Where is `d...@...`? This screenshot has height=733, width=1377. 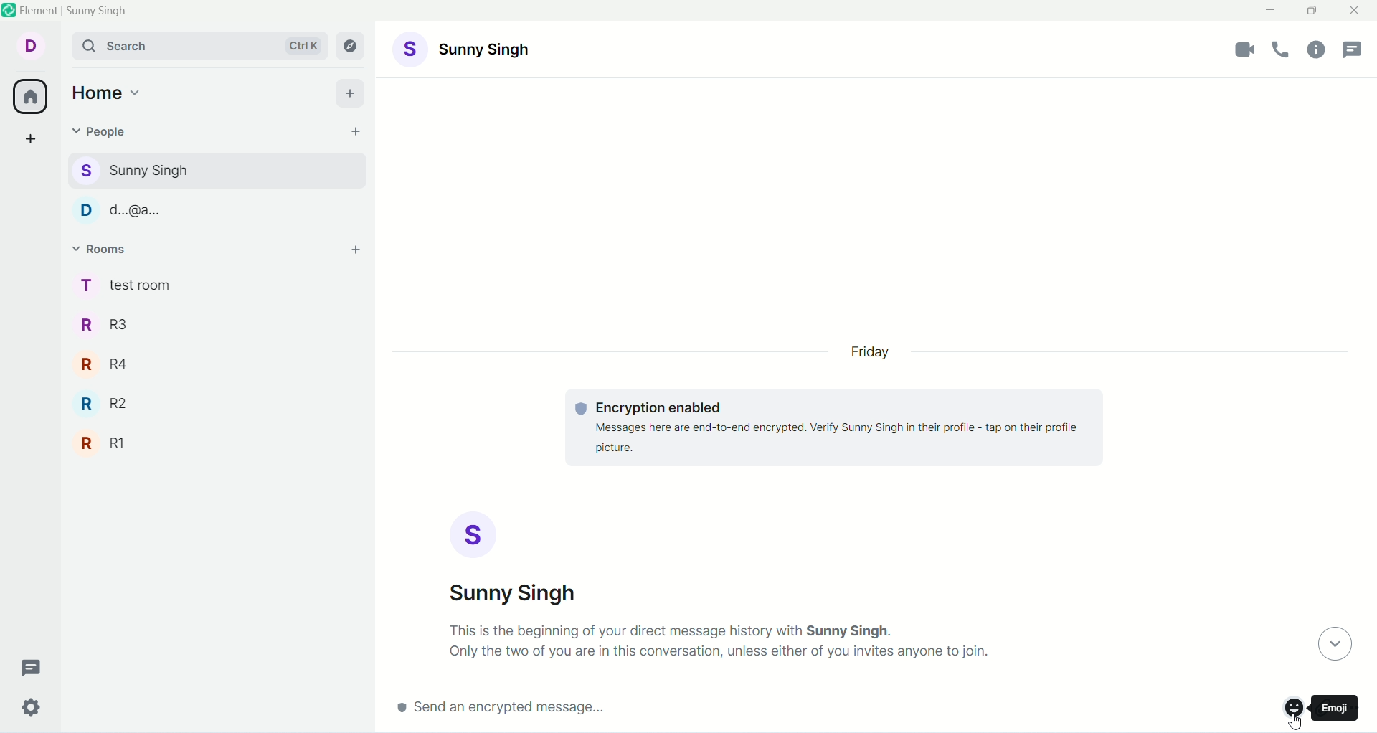 d...@... is located at coordinates (212, 208).